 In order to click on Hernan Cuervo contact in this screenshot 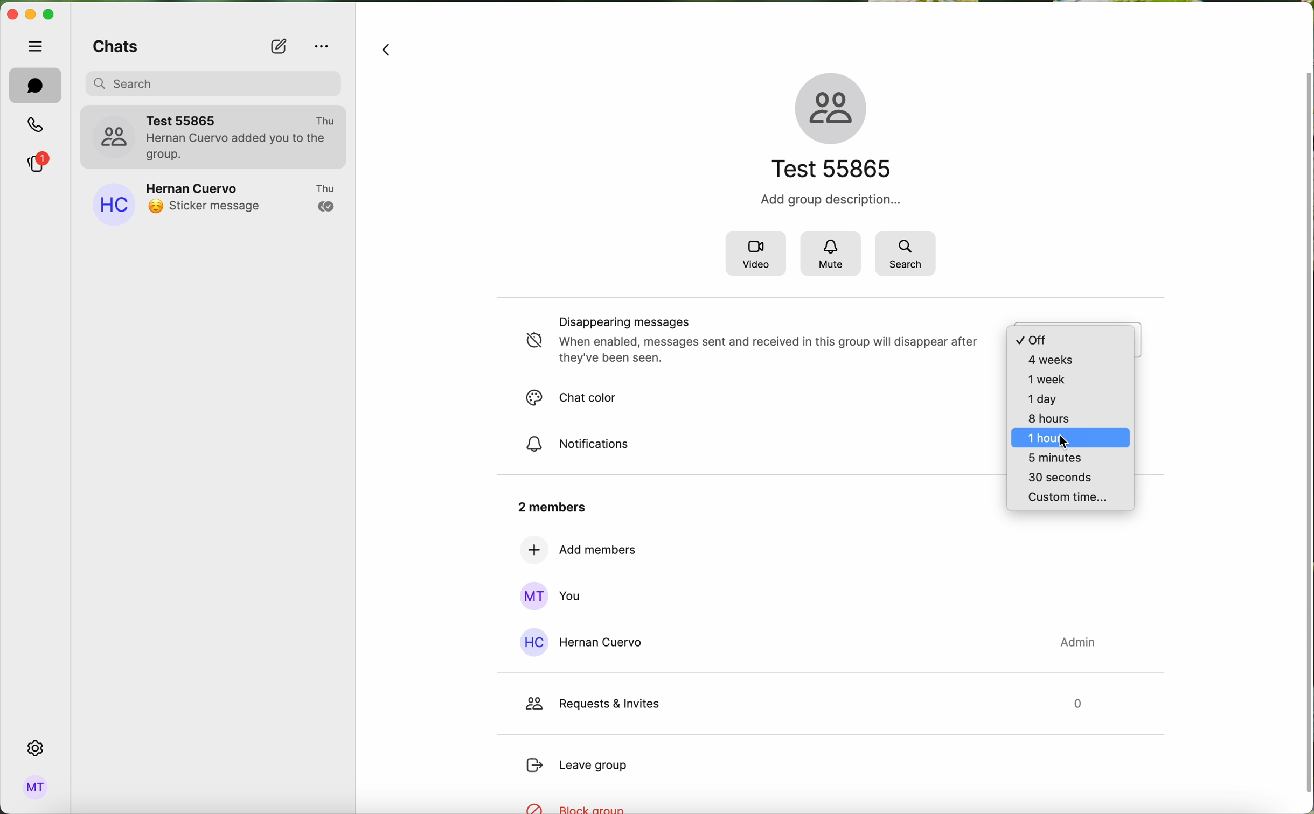, I will do `click(213, 202)`.